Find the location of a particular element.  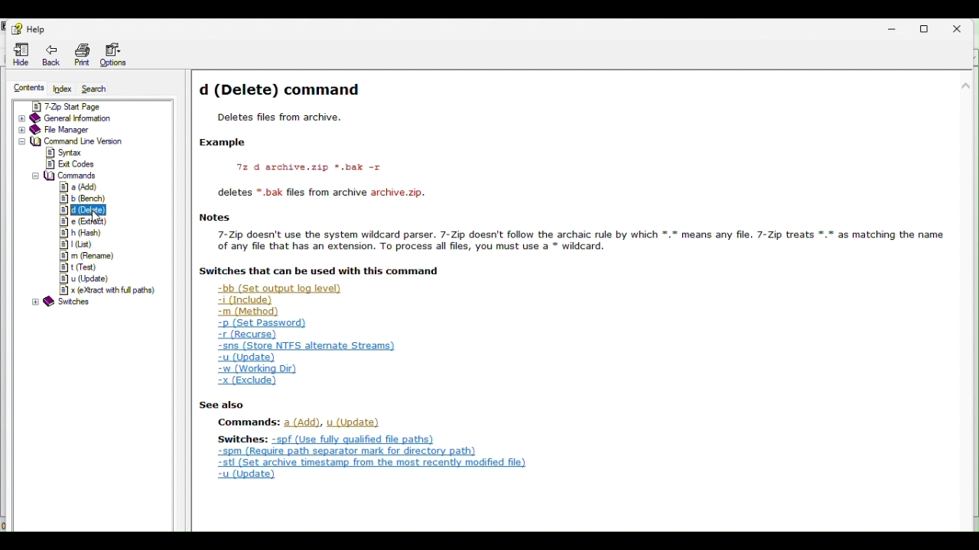

72 d archive.zip *.bak -r is located at coordinates (315, 169).